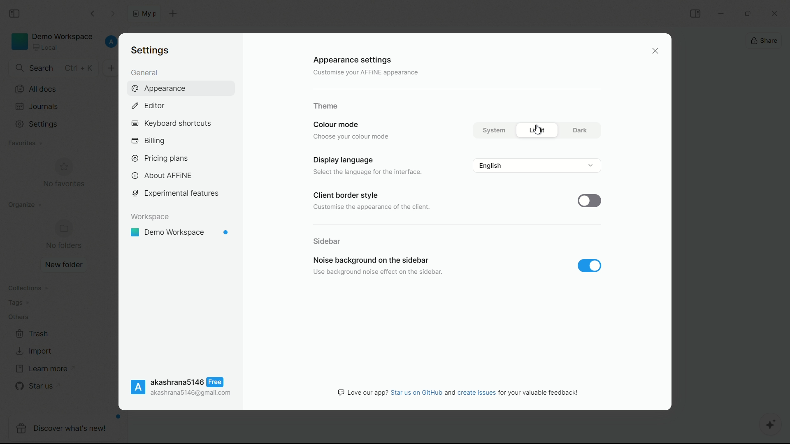 This screenshot has width=790, height=444. What do you see at coordinates (144, 73) in the screenshot?
I see `general` at bounding box center [144, 73].